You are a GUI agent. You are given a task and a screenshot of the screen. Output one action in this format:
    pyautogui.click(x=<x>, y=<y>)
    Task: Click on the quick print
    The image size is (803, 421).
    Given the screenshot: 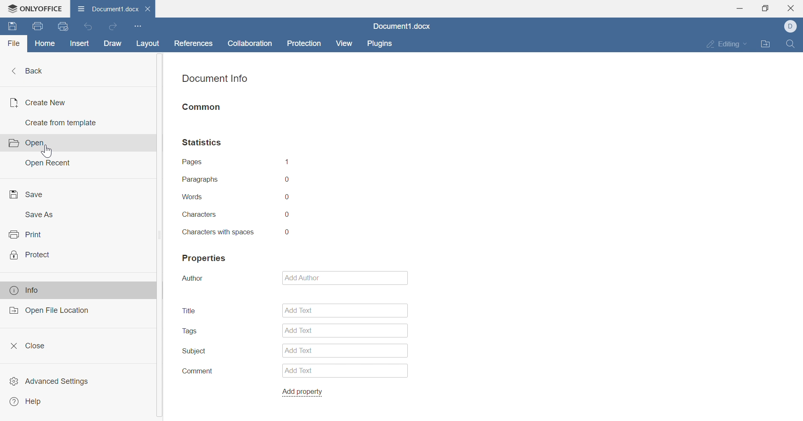 What is the action you would take?
    pyautogui.click(x=62, y=25)
    